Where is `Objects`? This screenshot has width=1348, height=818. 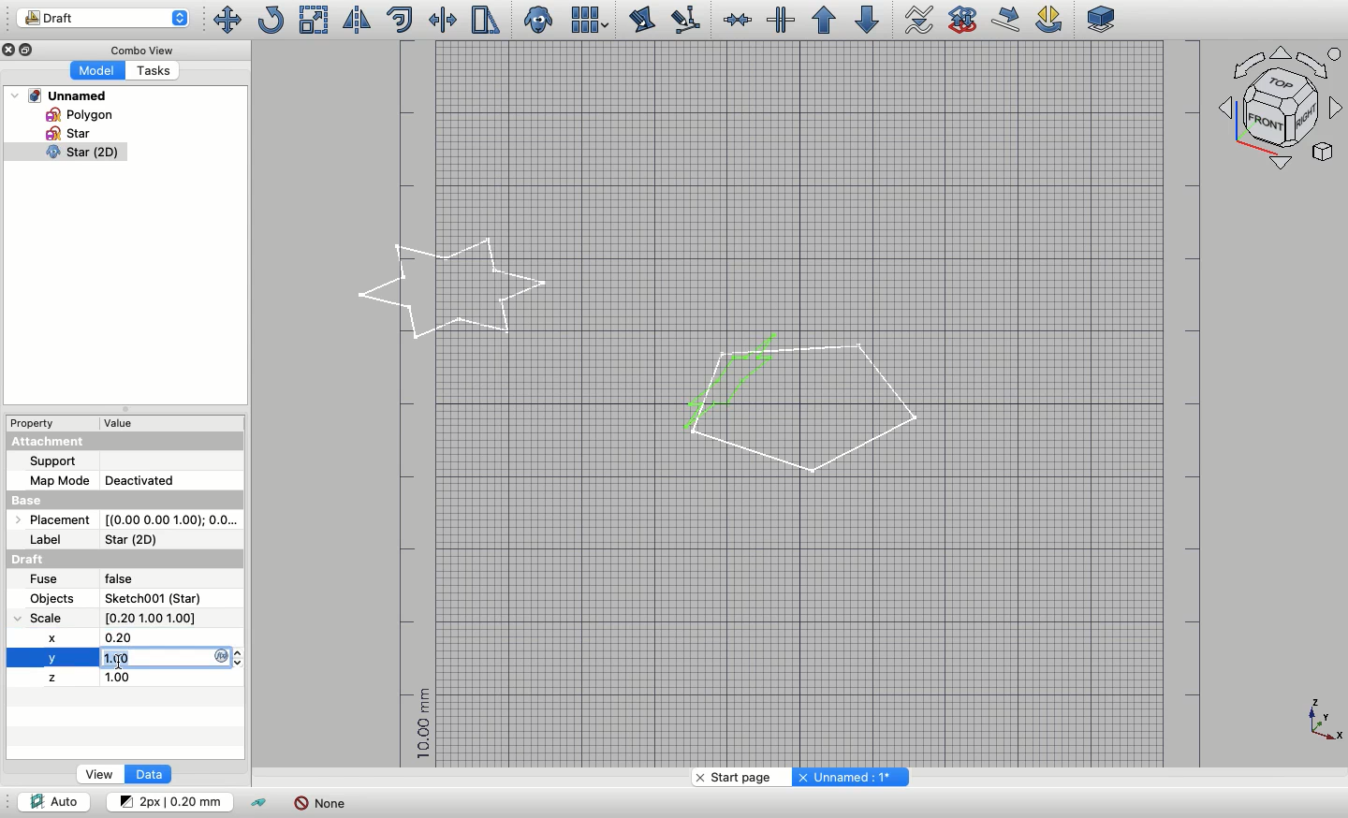
Objects is located at coordinates (54, 598).